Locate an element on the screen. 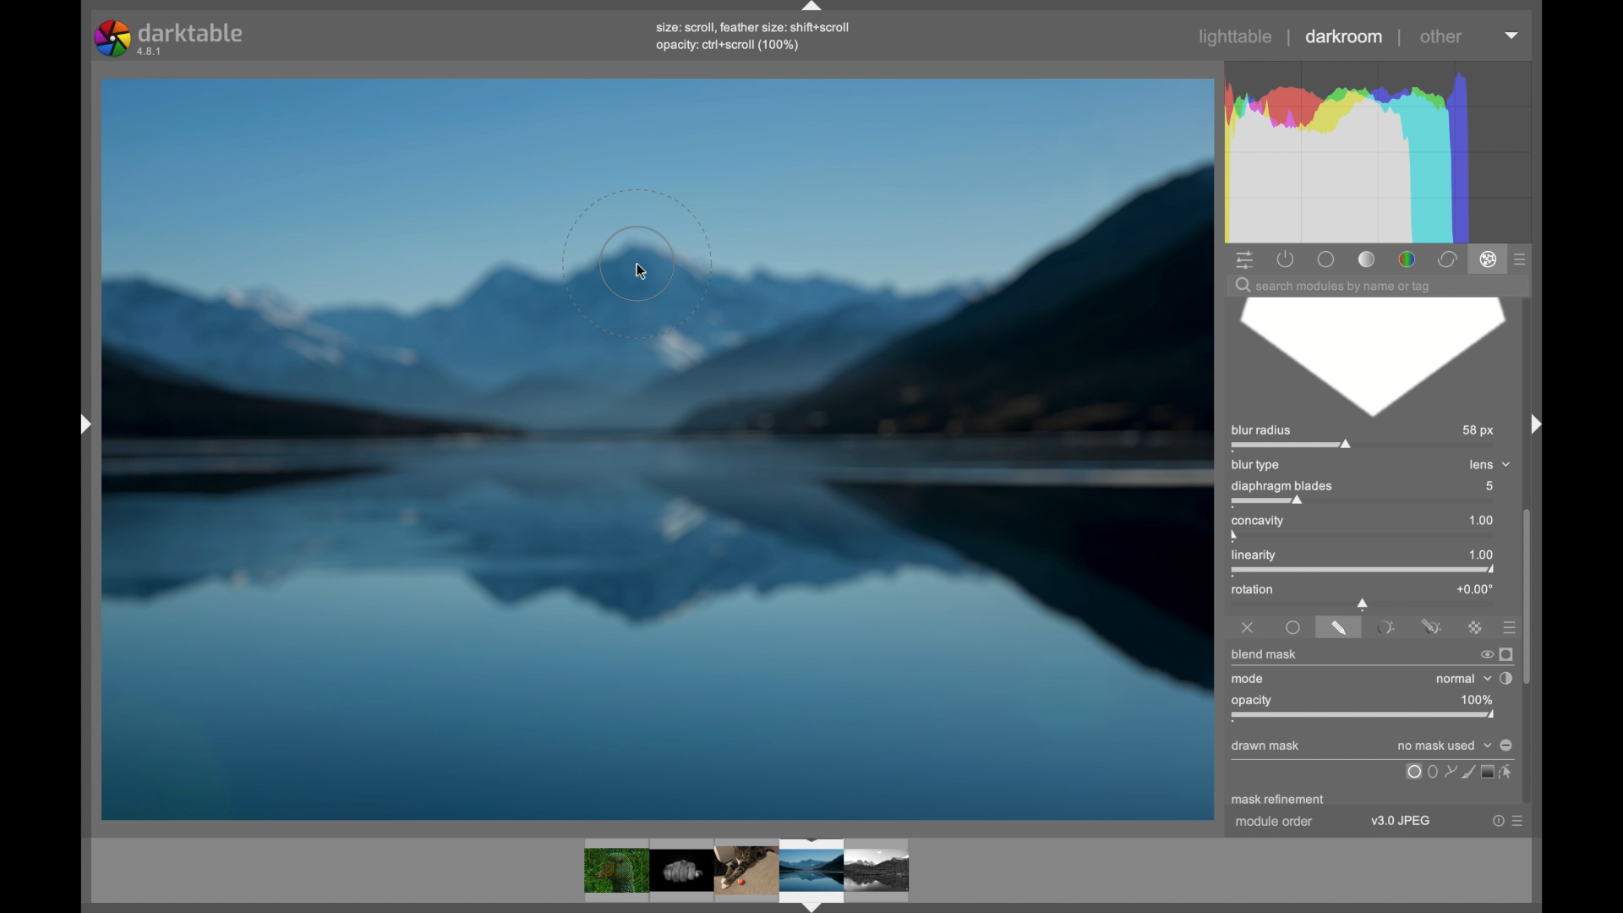 The height and width of the screenshot is (913, 1623). no mask used dropdown is located at coordinates (1442, 746).